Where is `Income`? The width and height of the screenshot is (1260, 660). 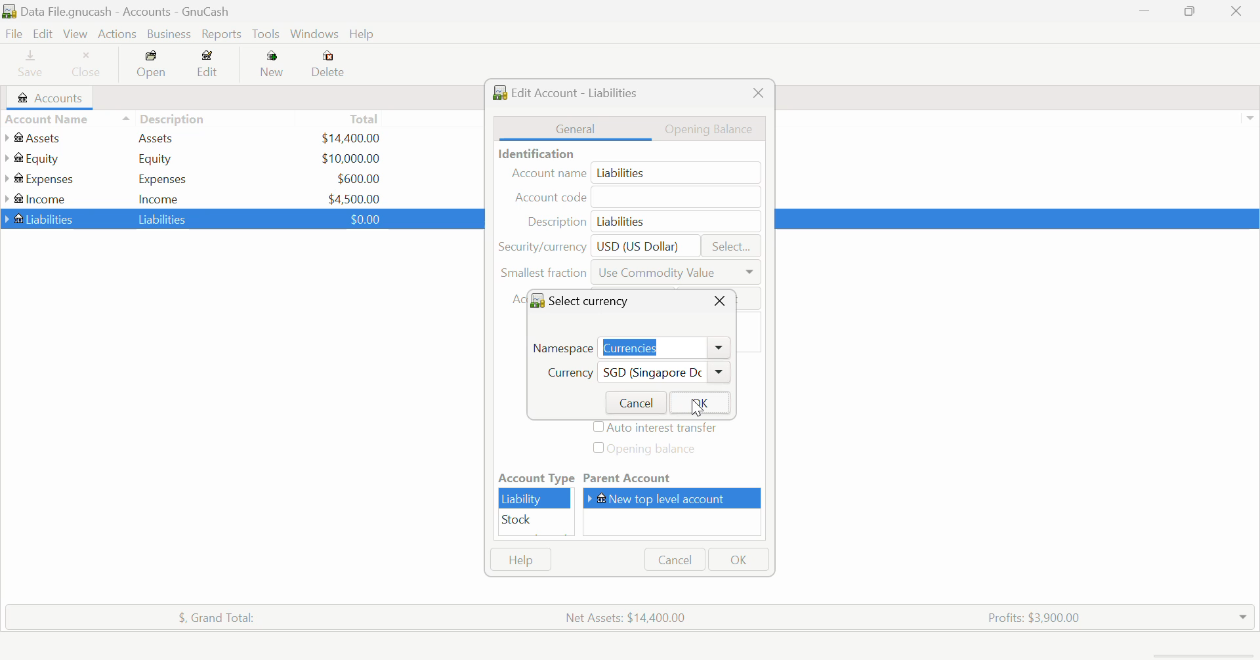 Income is located at coordinates (159, 198).